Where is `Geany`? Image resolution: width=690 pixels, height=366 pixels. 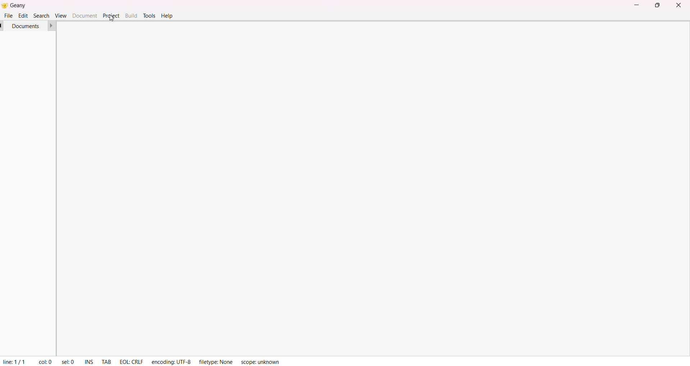
Geany is located at coordinates (25, 4).